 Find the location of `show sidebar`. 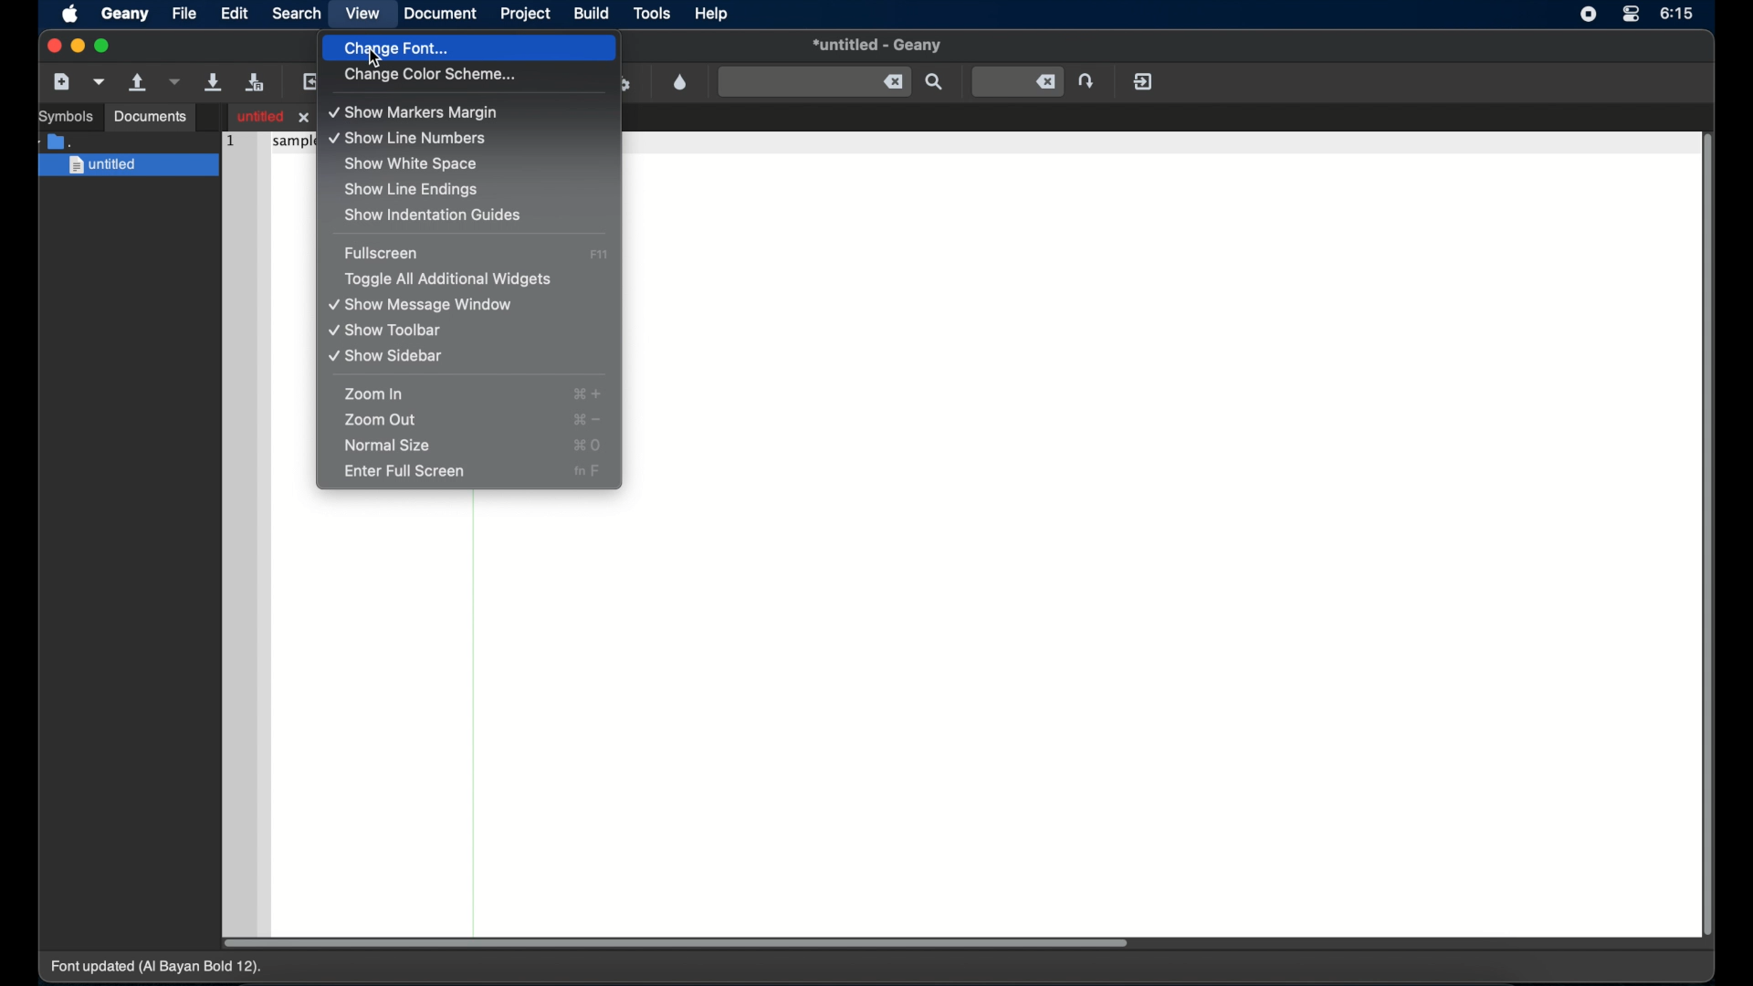

show sidebar is located at coordinates (388, 356).